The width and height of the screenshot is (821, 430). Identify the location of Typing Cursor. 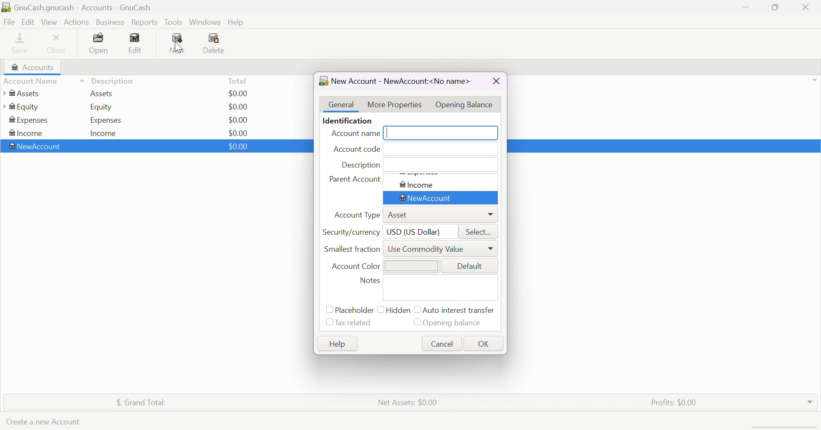
(389, 133).